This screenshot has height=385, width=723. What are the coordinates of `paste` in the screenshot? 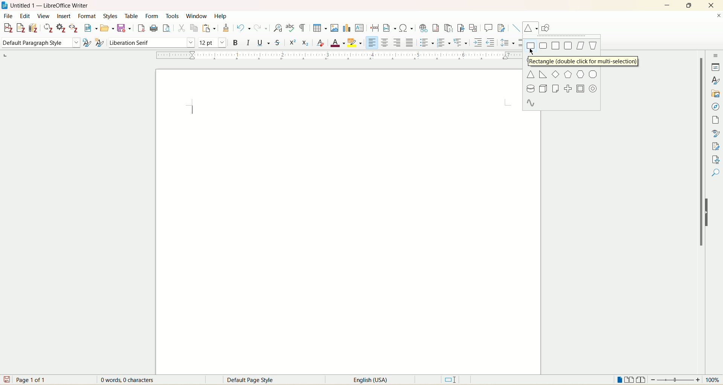 It's located at (209, 28).